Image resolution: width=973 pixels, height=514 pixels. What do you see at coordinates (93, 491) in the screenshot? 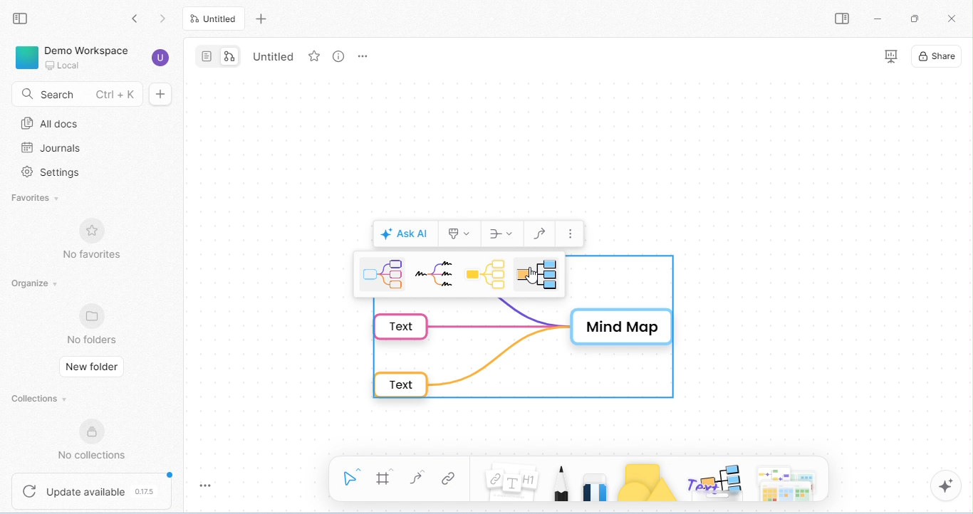
I see `update` at bounding box center [93, 491].